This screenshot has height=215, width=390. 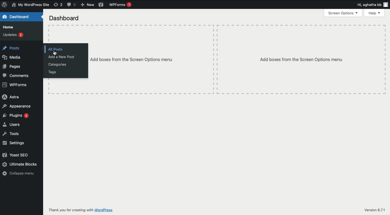 What do you see at coordinates (72, 5) in the screenshot?
I see `Comments` at bounding box center [72, 5].